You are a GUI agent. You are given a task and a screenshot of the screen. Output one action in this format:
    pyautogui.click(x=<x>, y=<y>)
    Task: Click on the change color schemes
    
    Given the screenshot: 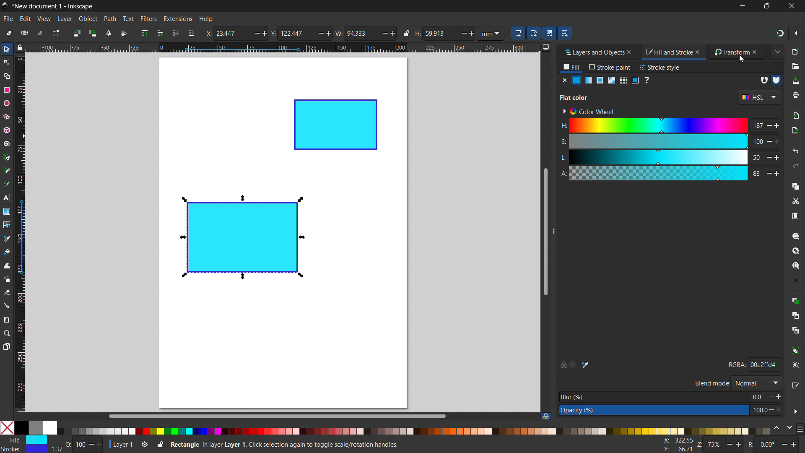 What is the action you would take?
    pyautogui.click(x=782, y=428)
    